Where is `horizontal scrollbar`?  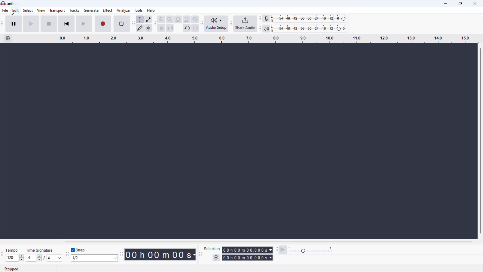 horizontal scrollbar is located at coordinates (269, 242).